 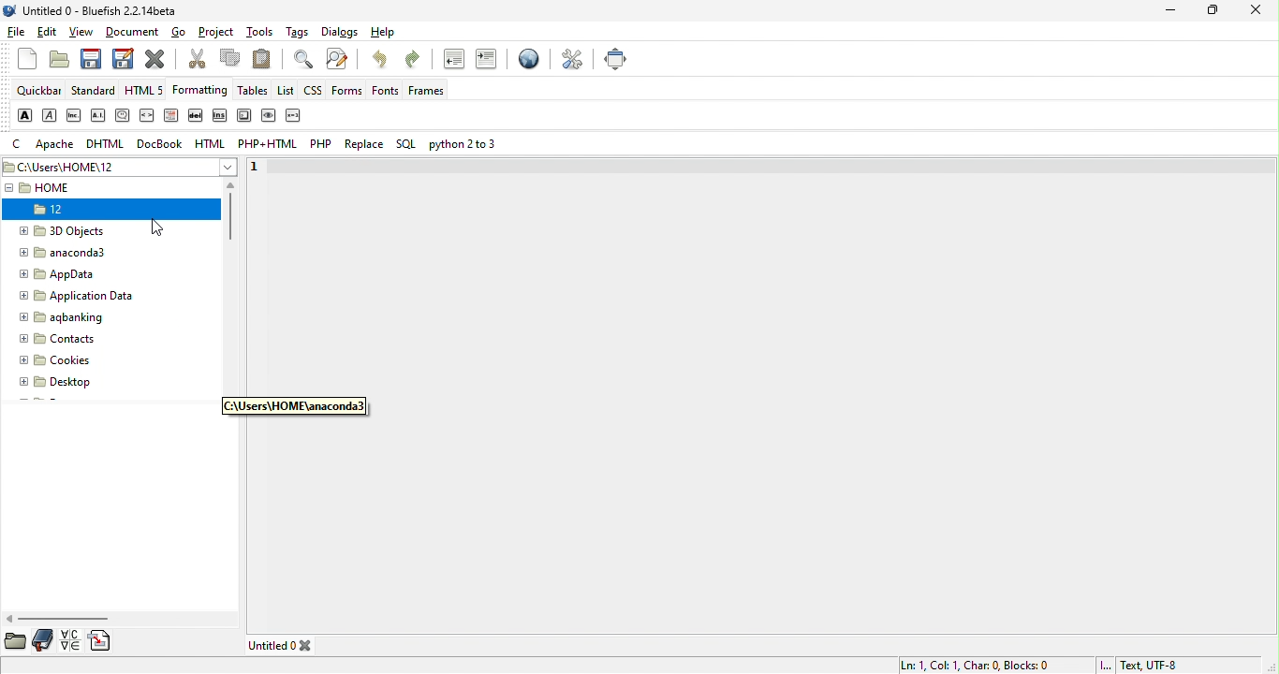 What do you see at coordinates (63, 360) in the screenshot?
I see `cookies` at bounding box center [63, 360].